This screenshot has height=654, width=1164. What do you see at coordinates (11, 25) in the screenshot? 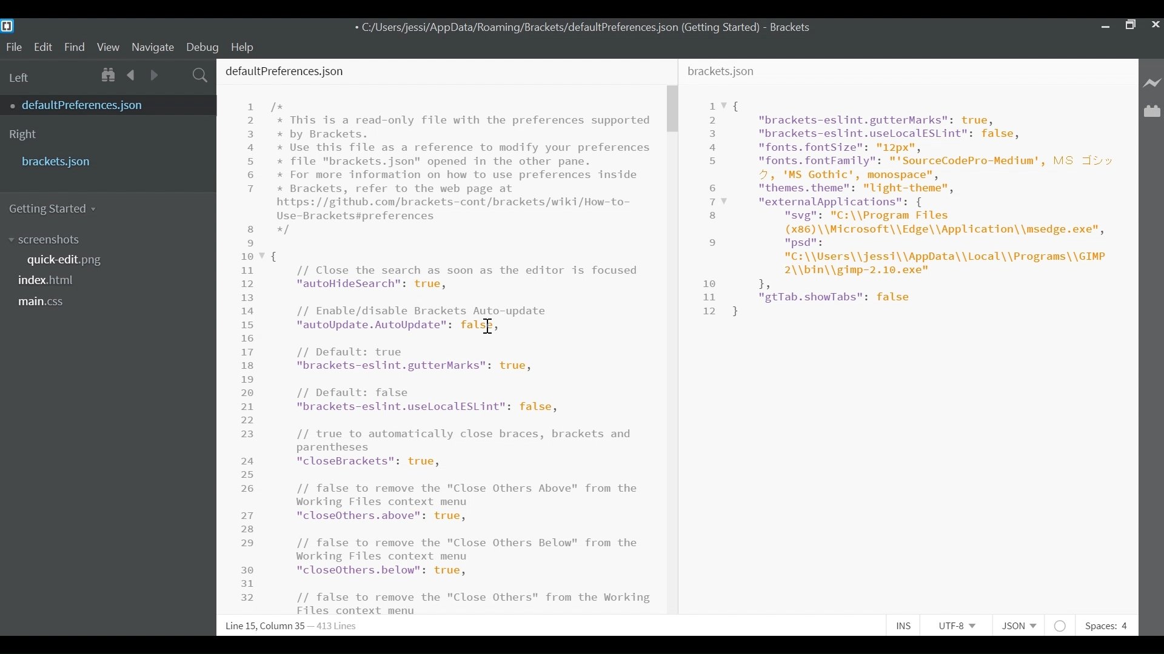
I see `Brackets Desktop icon` at bounding box center [11, 25].